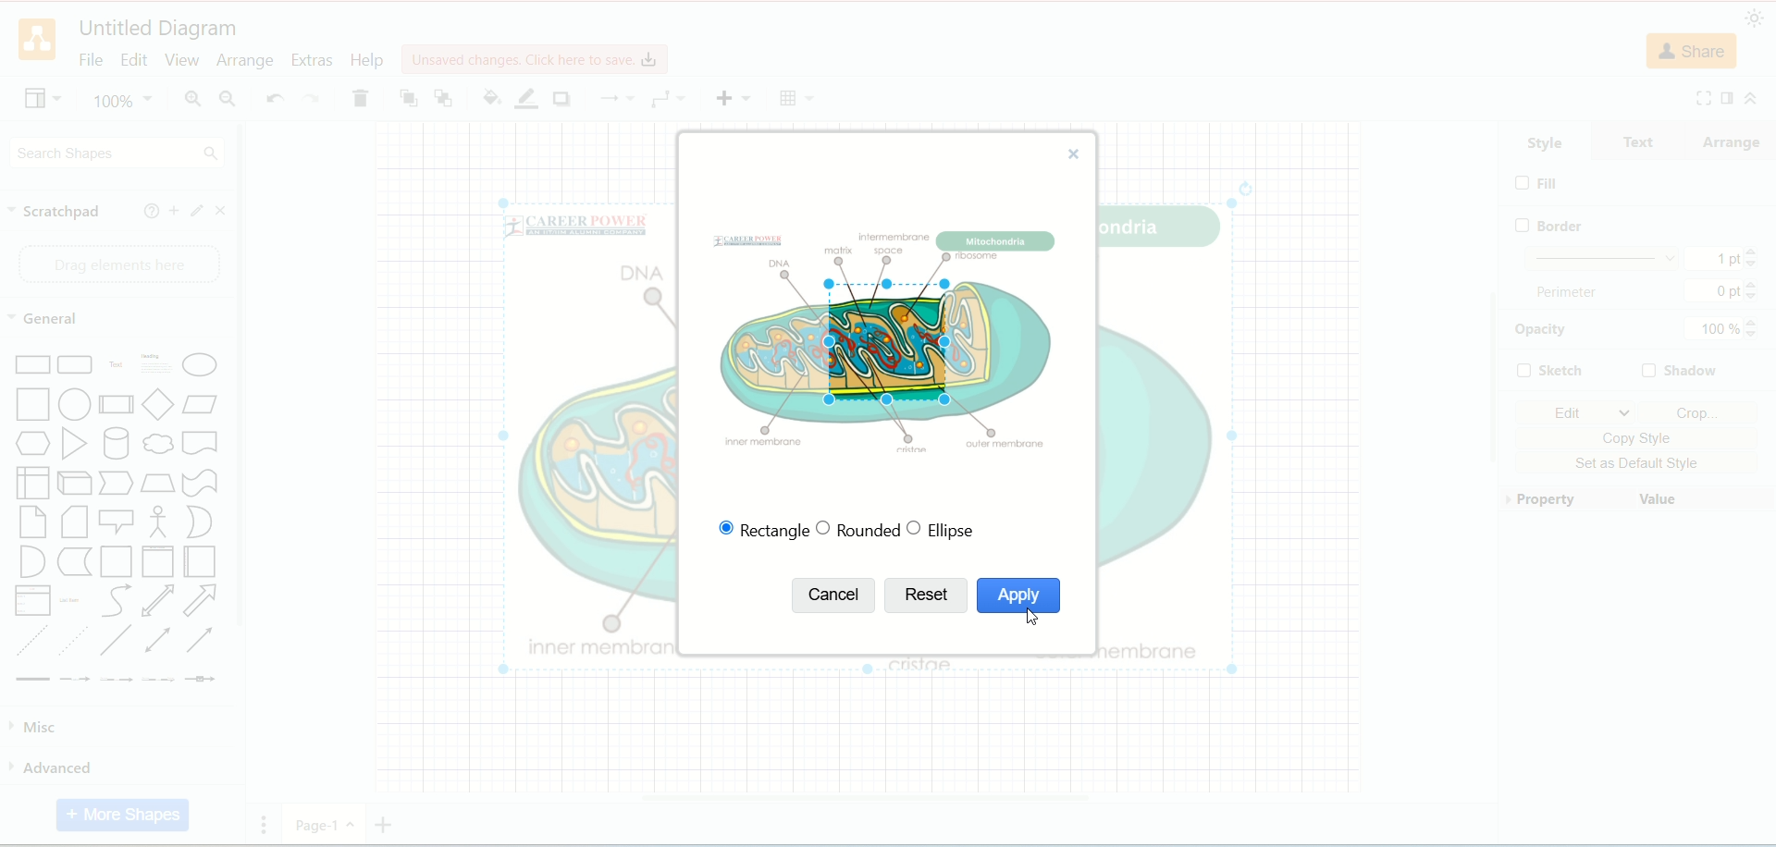 The image size is (1776, 847). Describe the element at coordinates (225, 101) in the screenshot. I see `zoom out` at that location.